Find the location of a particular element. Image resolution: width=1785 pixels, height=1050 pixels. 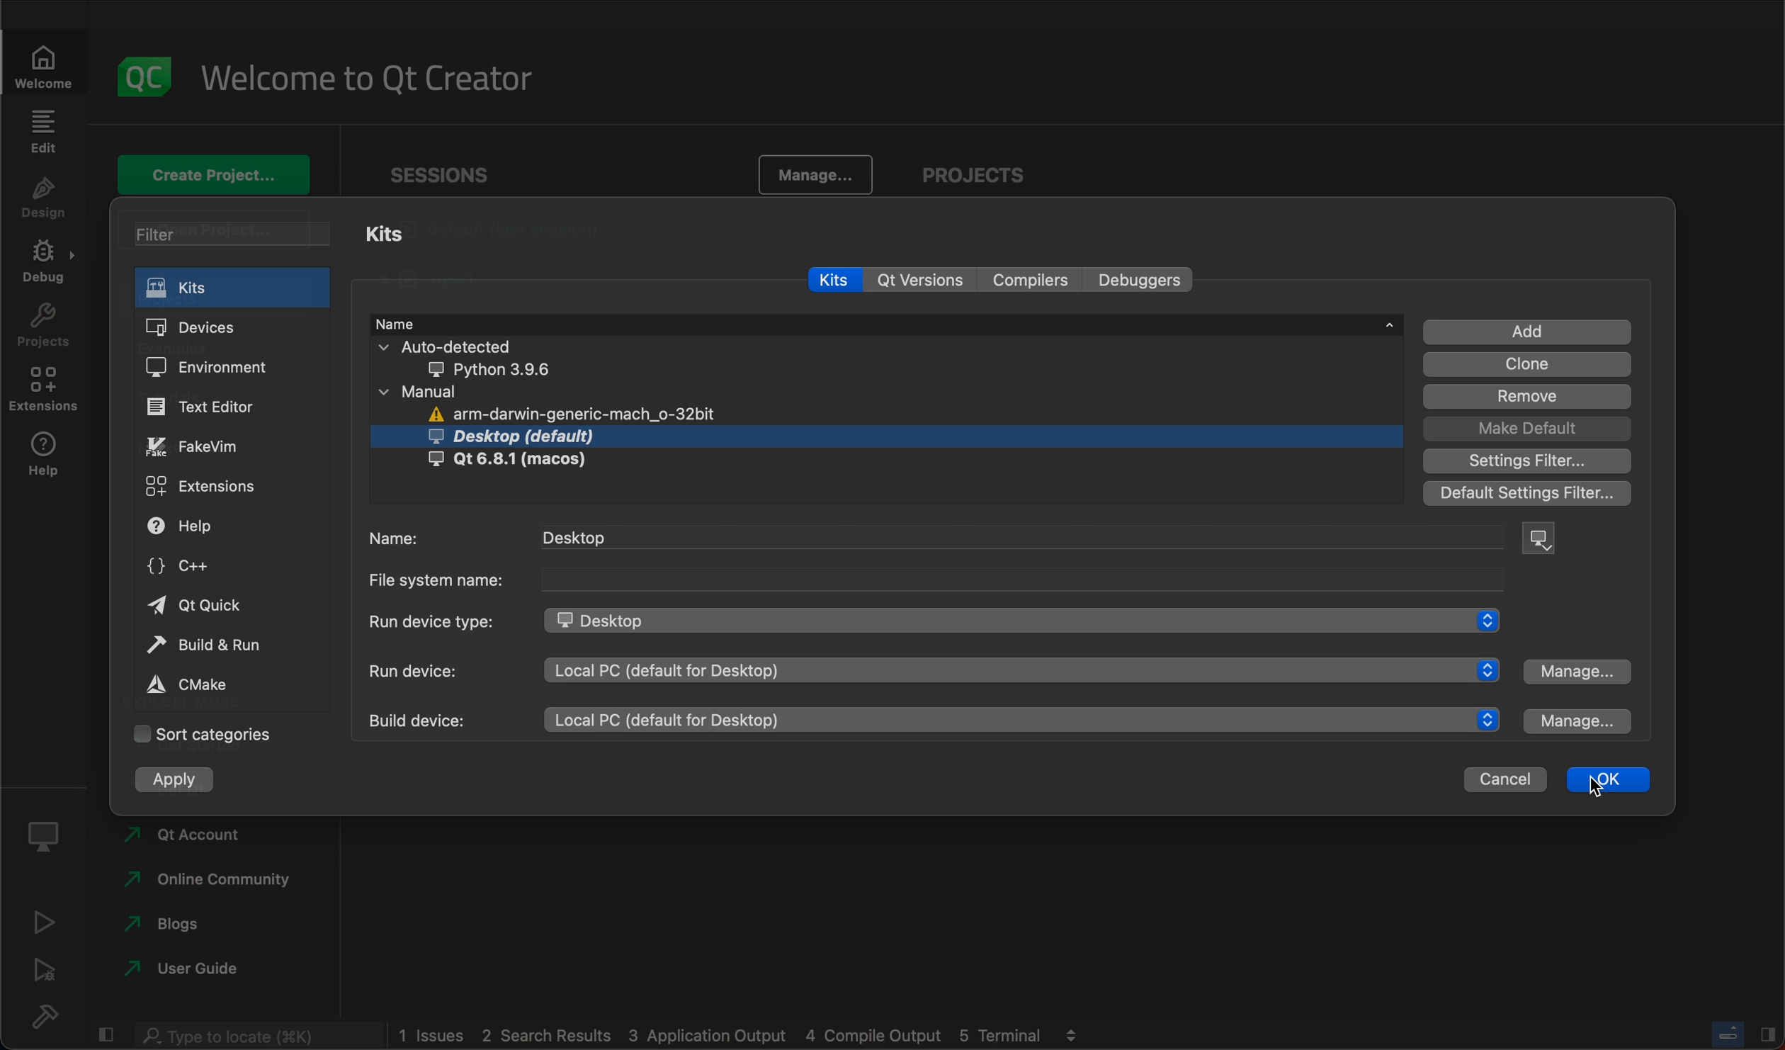

cursor is located at coordinates (1599, 791).